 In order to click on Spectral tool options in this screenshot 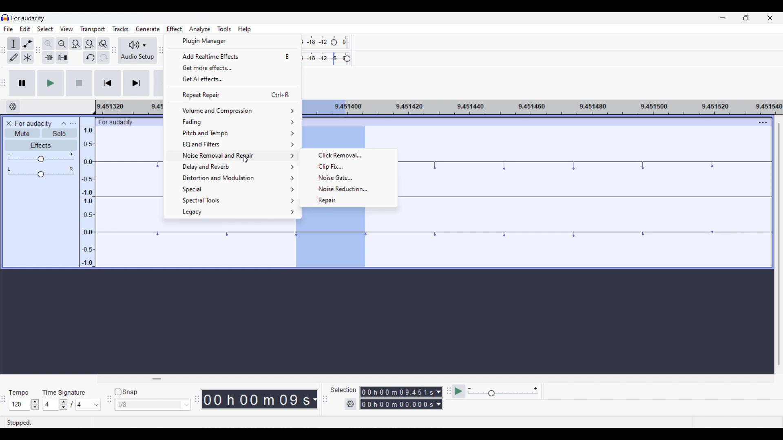, I will do `click(233, 201)`.